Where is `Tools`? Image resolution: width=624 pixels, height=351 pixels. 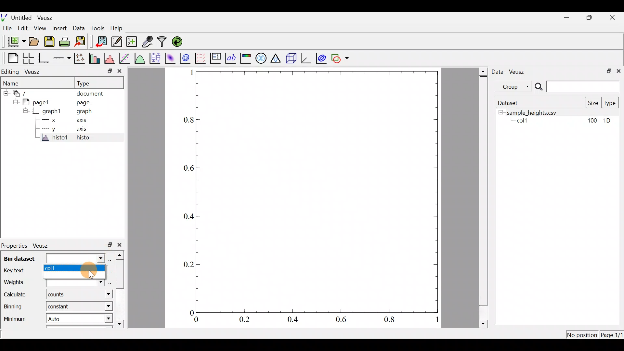 Tools is located at coordinates (97, 28).